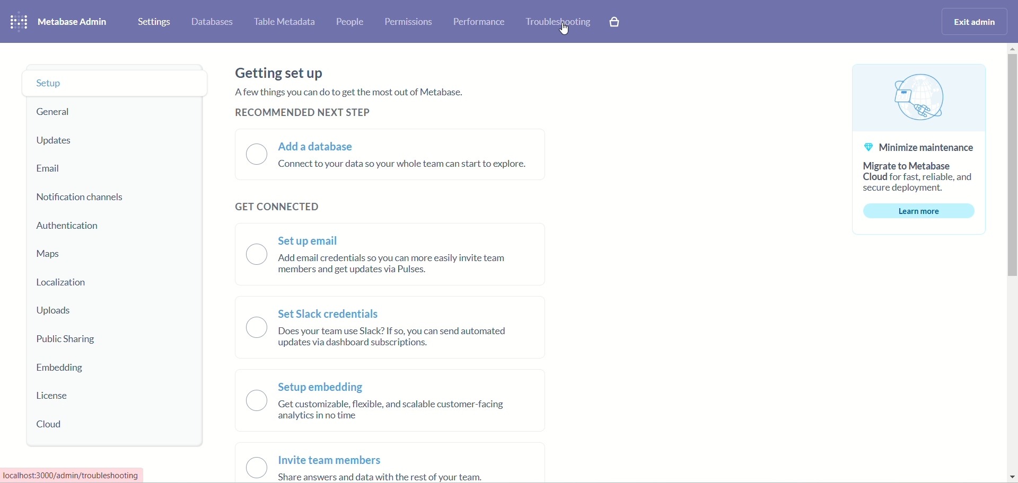 Image resolution: width=1018 pixels, height=483 pixels. What do you see at coordinates (390, 405) in the screenshot?
I see `setup embedding` at bounding box center [390, 405].